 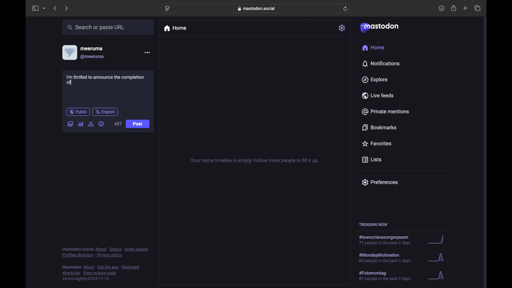 What do you see at coordinates (478, 8) in the screenshot?
I see `show tab overview` at bounding box center [478, 8].